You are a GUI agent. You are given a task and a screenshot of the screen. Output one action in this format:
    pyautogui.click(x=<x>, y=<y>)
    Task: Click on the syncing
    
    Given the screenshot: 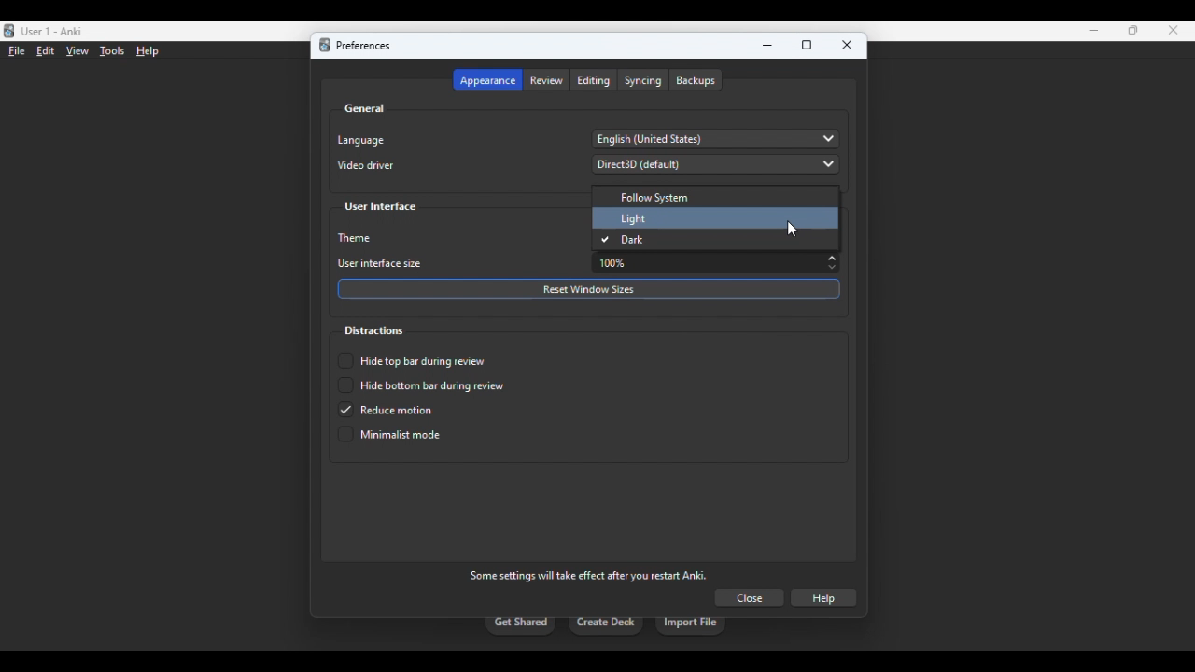 What is the action you would take?
    pyautogui.click(x=643, y=80)
    